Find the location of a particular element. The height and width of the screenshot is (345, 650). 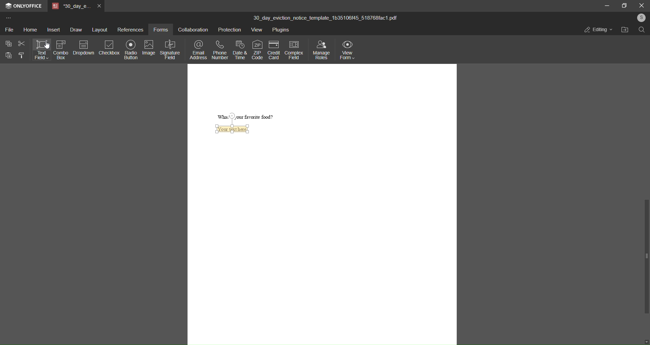

email address is located at coordinates (198, 50).